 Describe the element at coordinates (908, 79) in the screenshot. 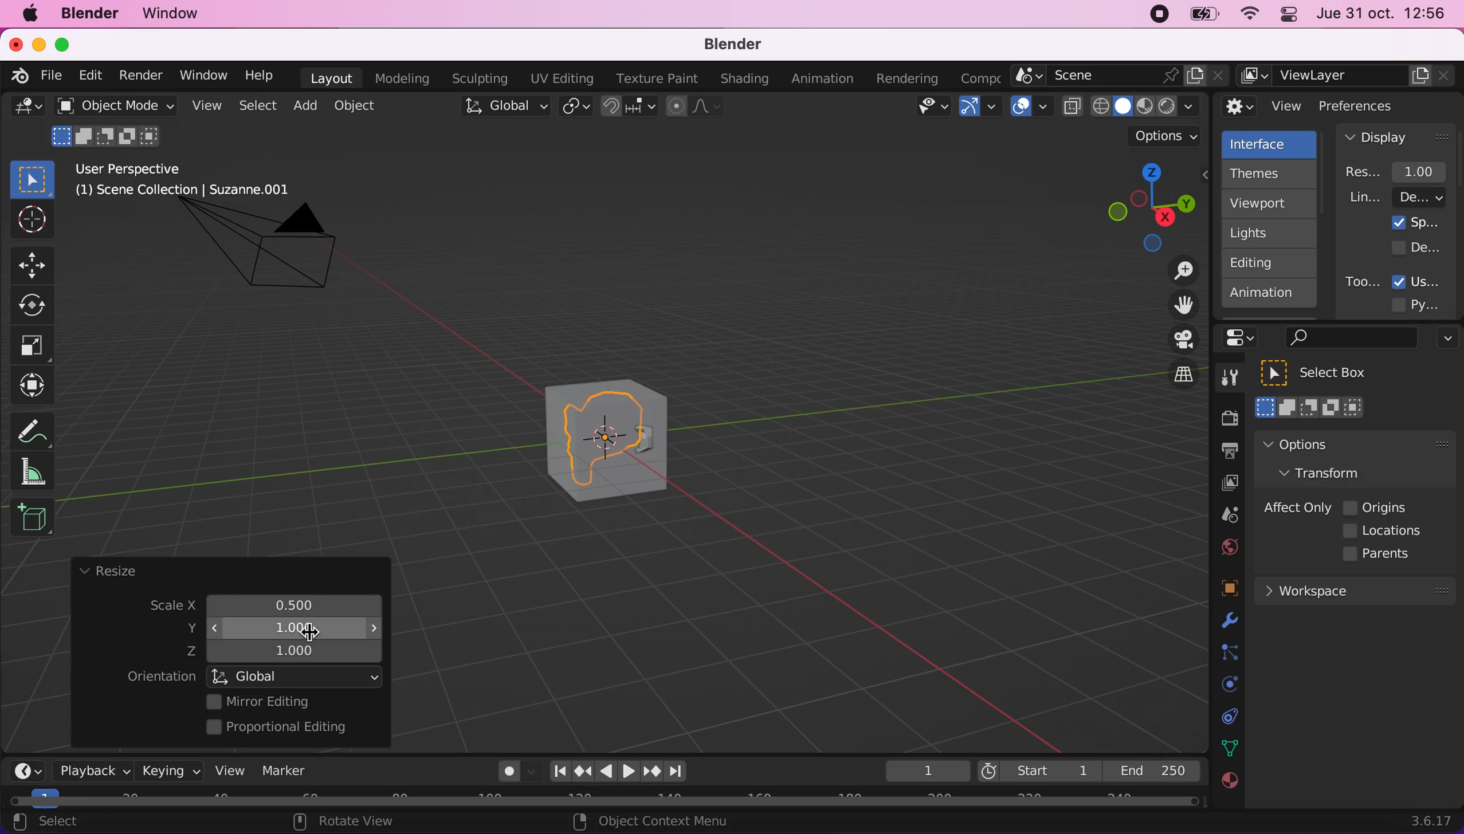

I see `rendering` at that location.